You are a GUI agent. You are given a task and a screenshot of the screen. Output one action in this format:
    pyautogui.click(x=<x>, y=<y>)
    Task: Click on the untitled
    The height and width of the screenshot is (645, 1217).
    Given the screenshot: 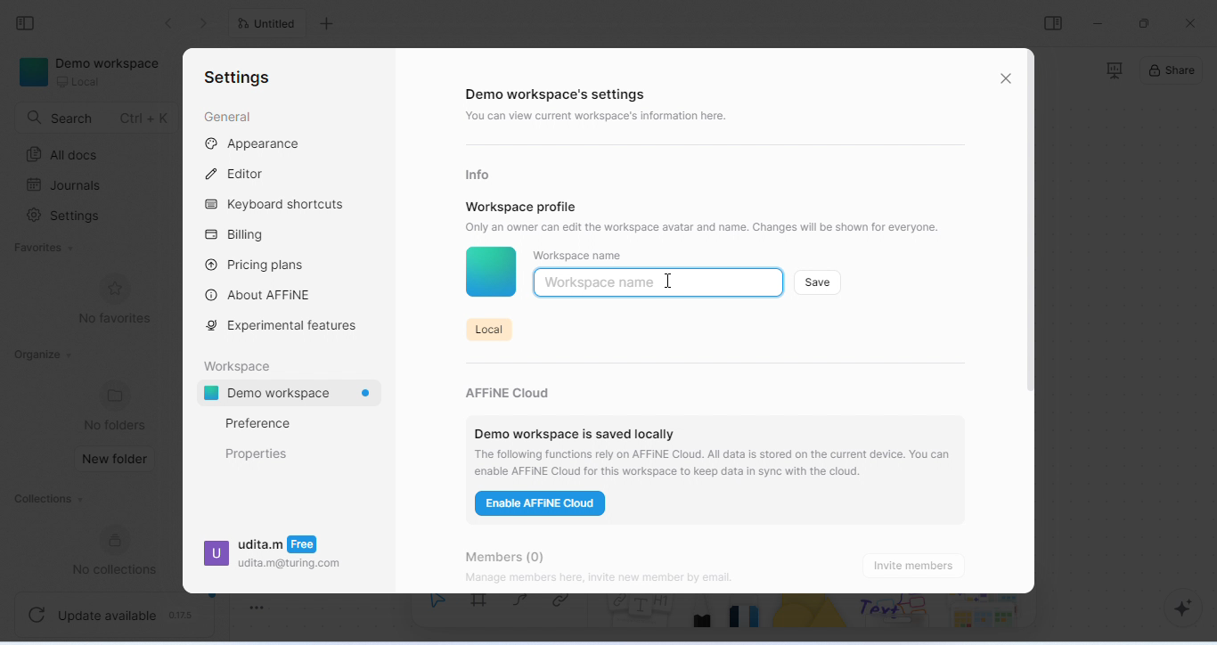 What is the action you would take?
    pyautogui.click(x=271, y=25)
    